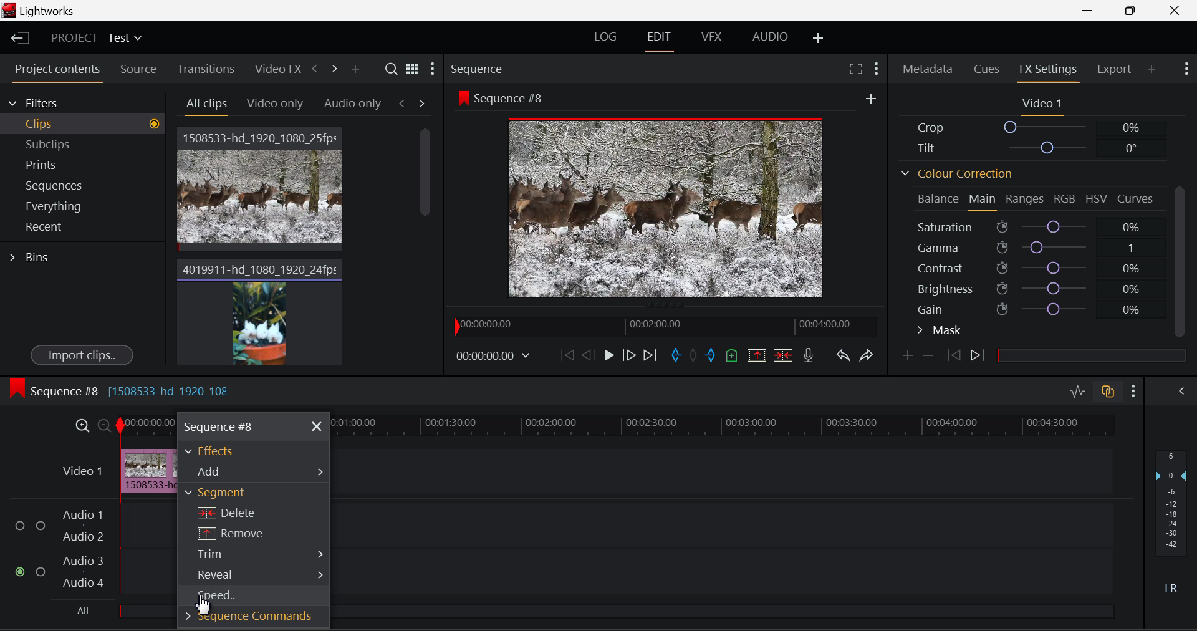 The width and height of the screenshot is (1197, 631). Describe the element at coordinates (908, 357) in the screenshot. I see `Add Keyframe` at that location.